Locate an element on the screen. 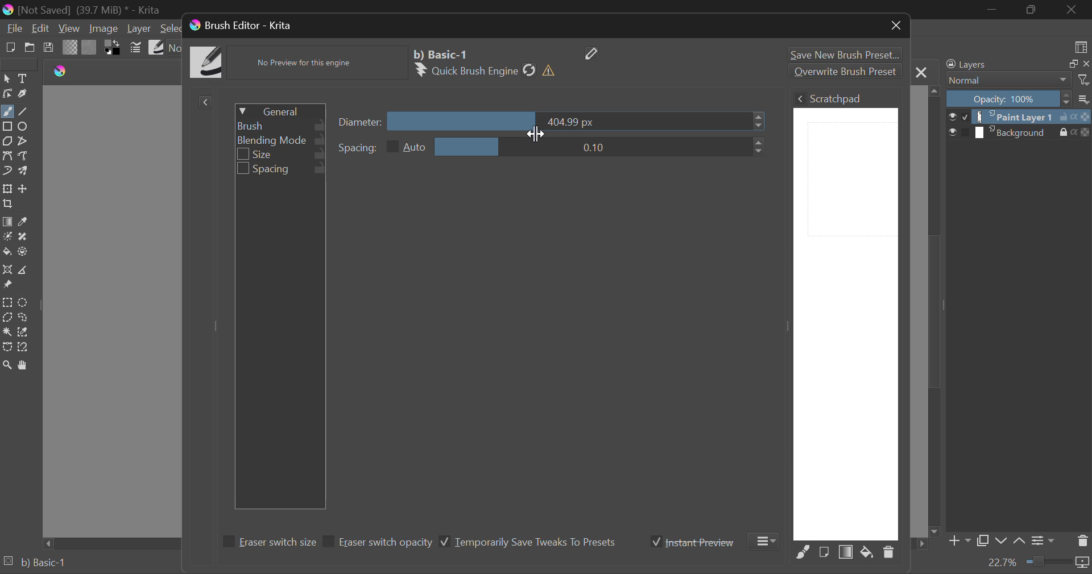  Brush Icon is located at coordinates (208, 63).